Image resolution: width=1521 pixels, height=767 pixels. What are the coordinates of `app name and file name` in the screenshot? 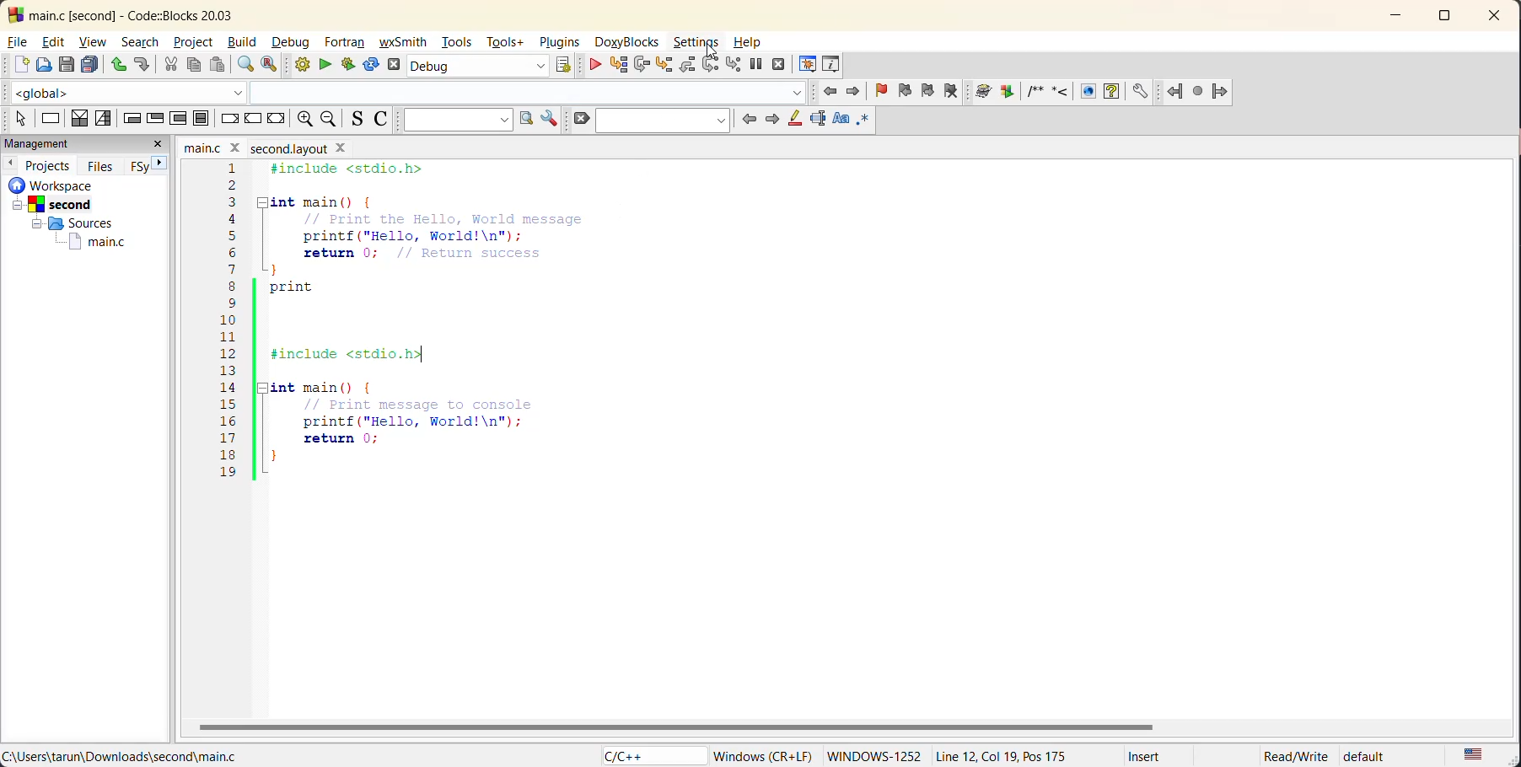 It's located at (147, 13).